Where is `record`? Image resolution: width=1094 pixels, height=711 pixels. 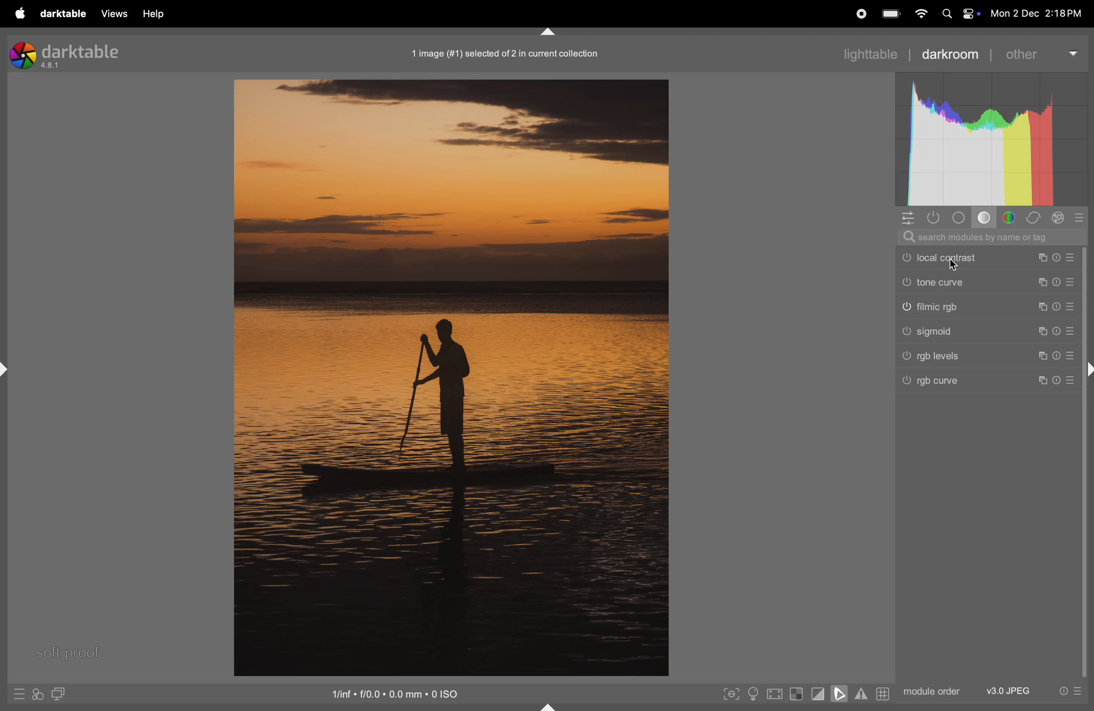 record is located at coordinates (864, 14).